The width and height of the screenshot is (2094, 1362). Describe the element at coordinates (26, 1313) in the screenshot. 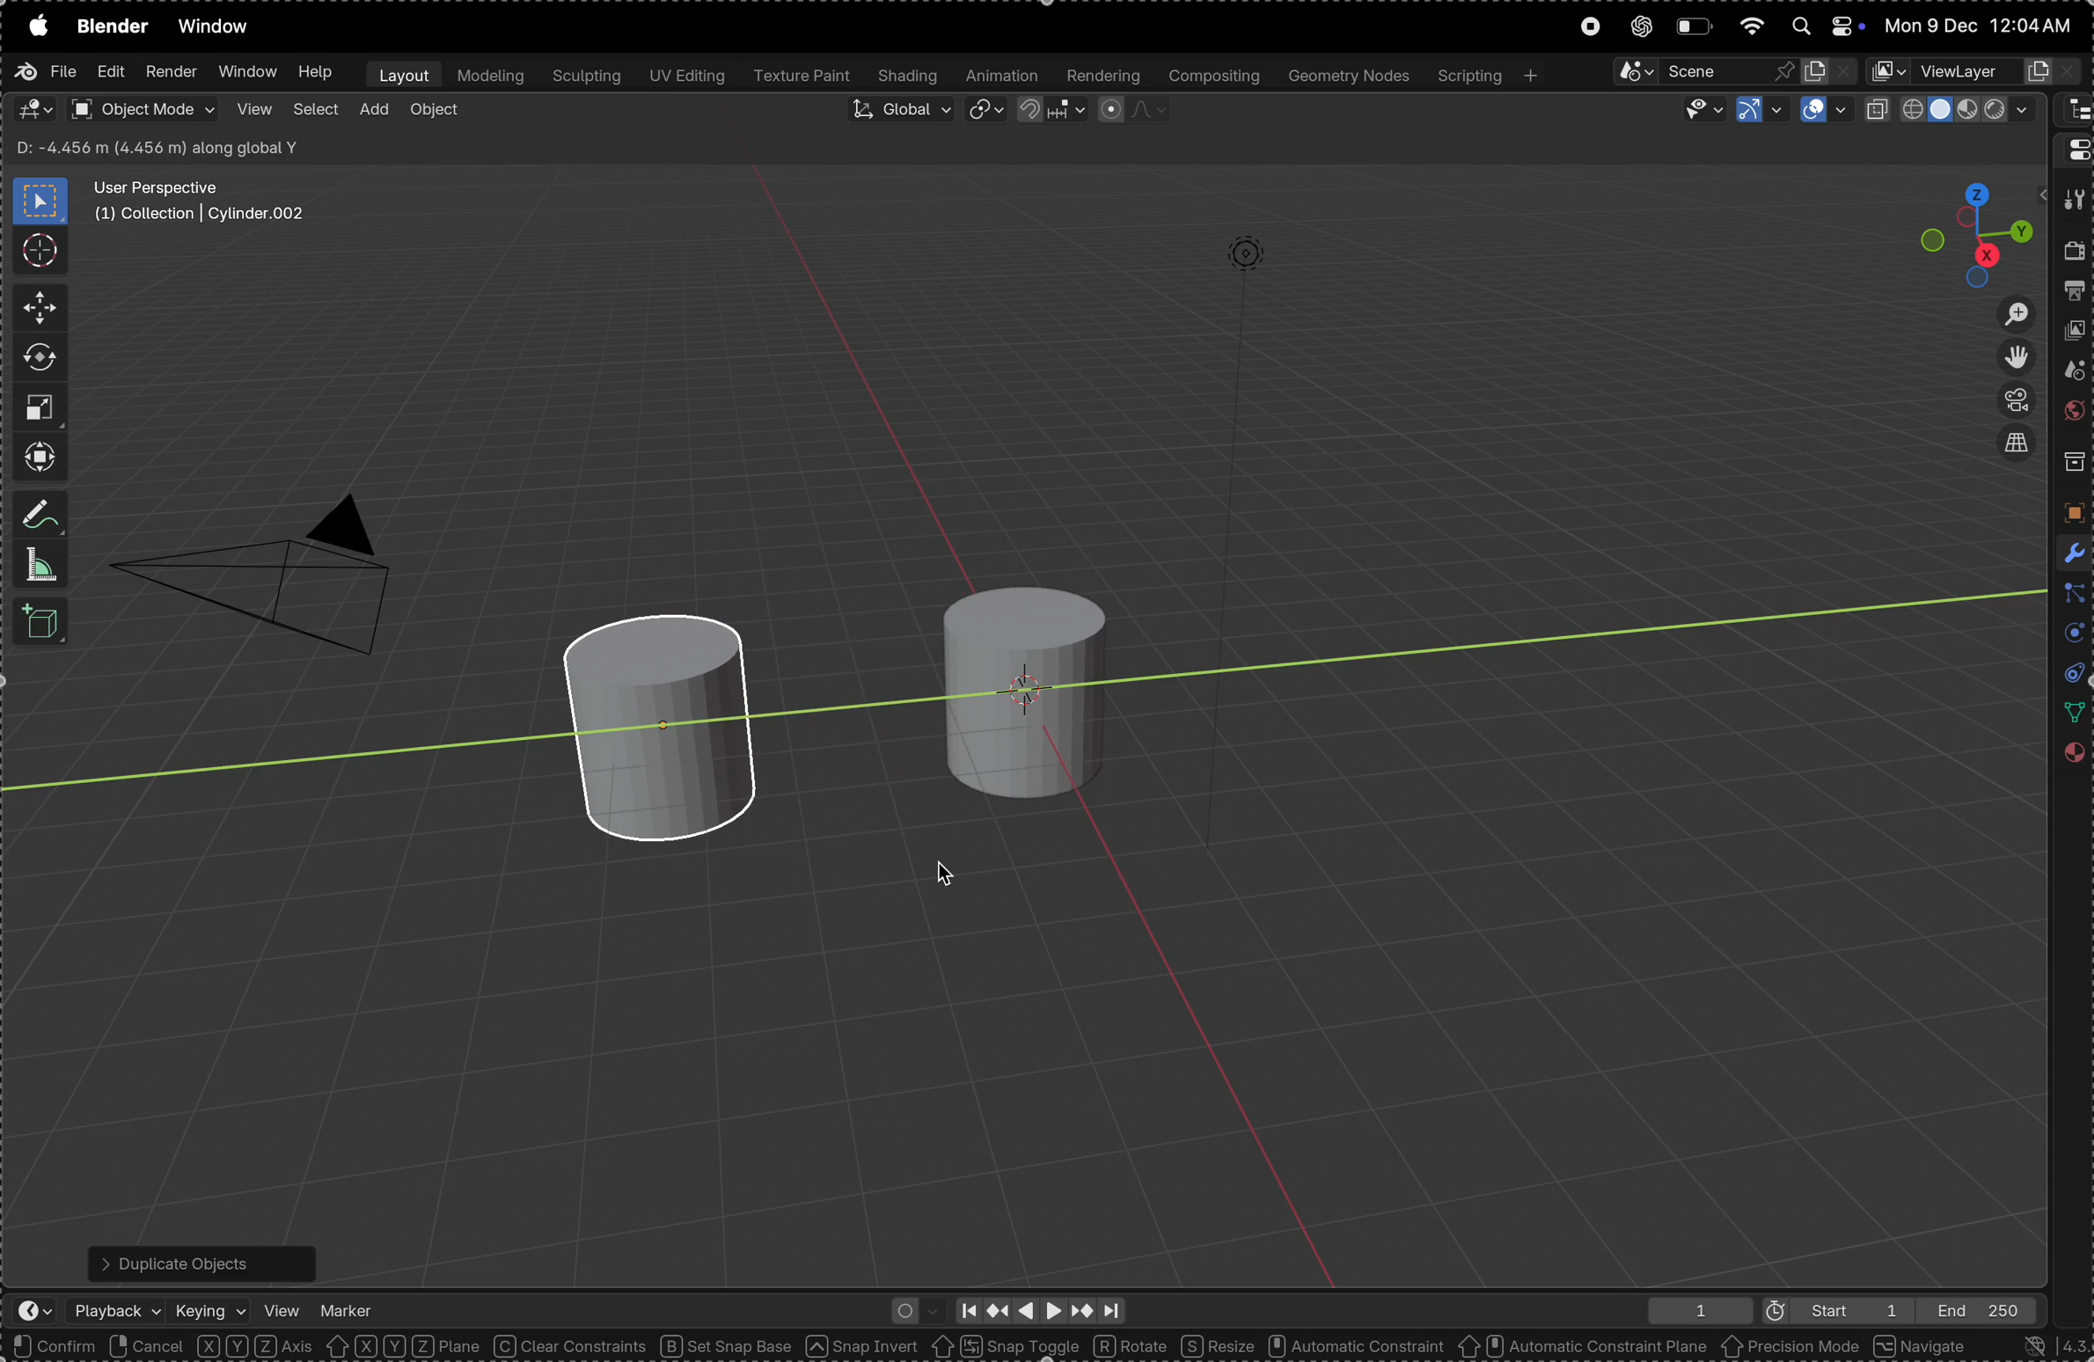

I see `editor type` at that location.